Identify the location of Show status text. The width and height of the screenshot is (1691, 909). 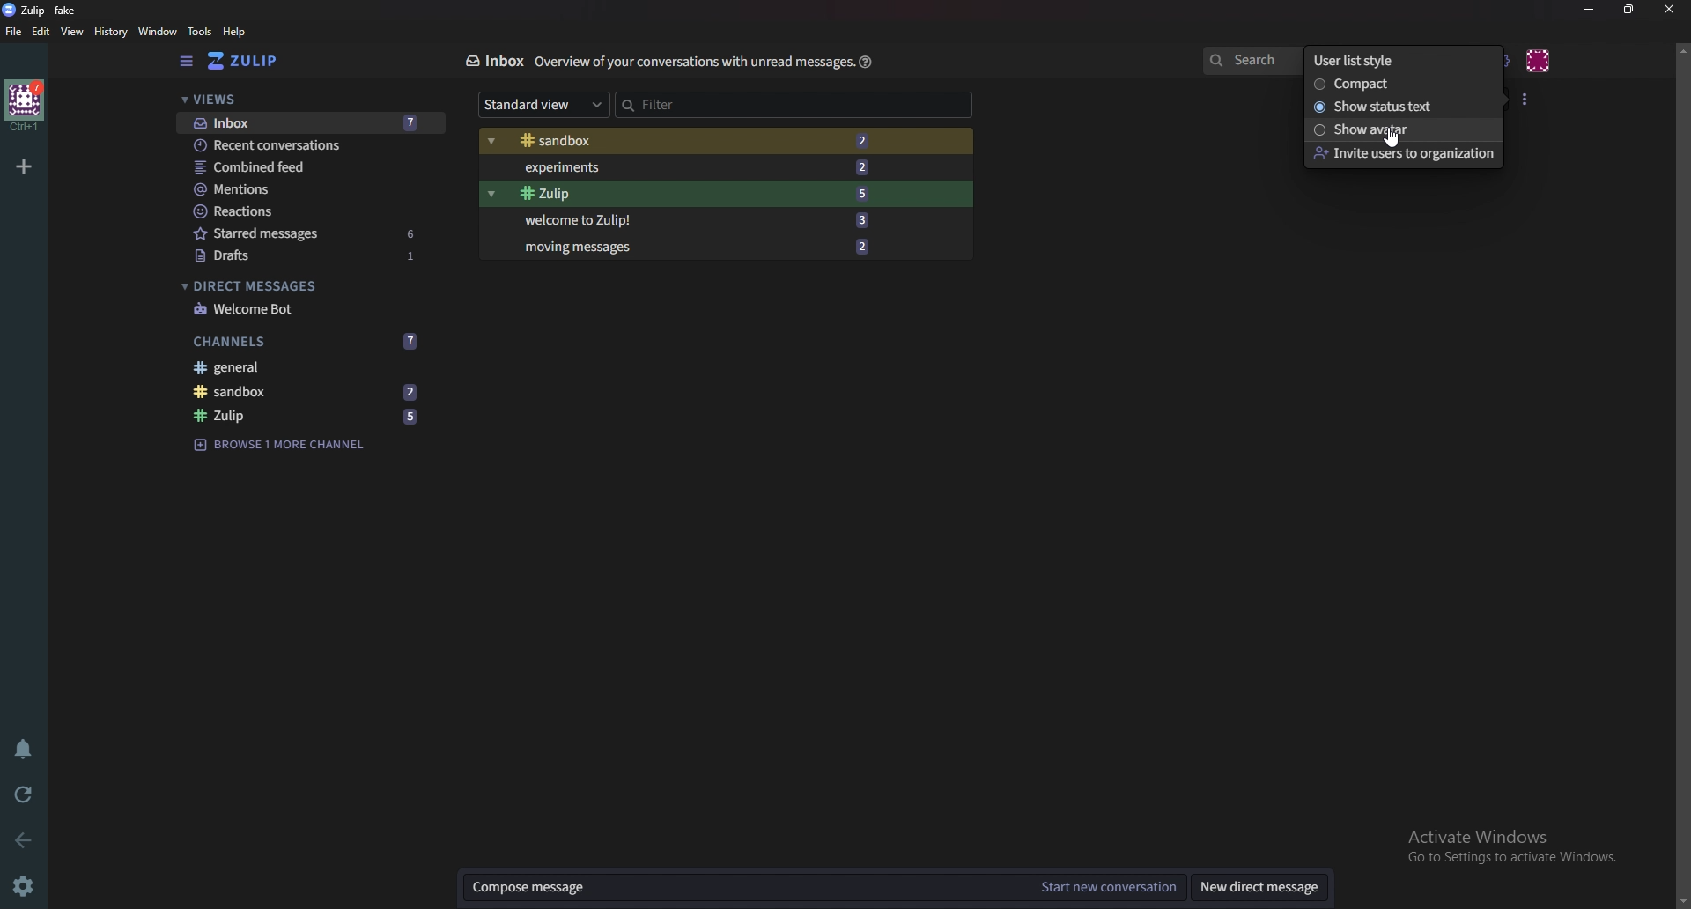
(1398, 107).